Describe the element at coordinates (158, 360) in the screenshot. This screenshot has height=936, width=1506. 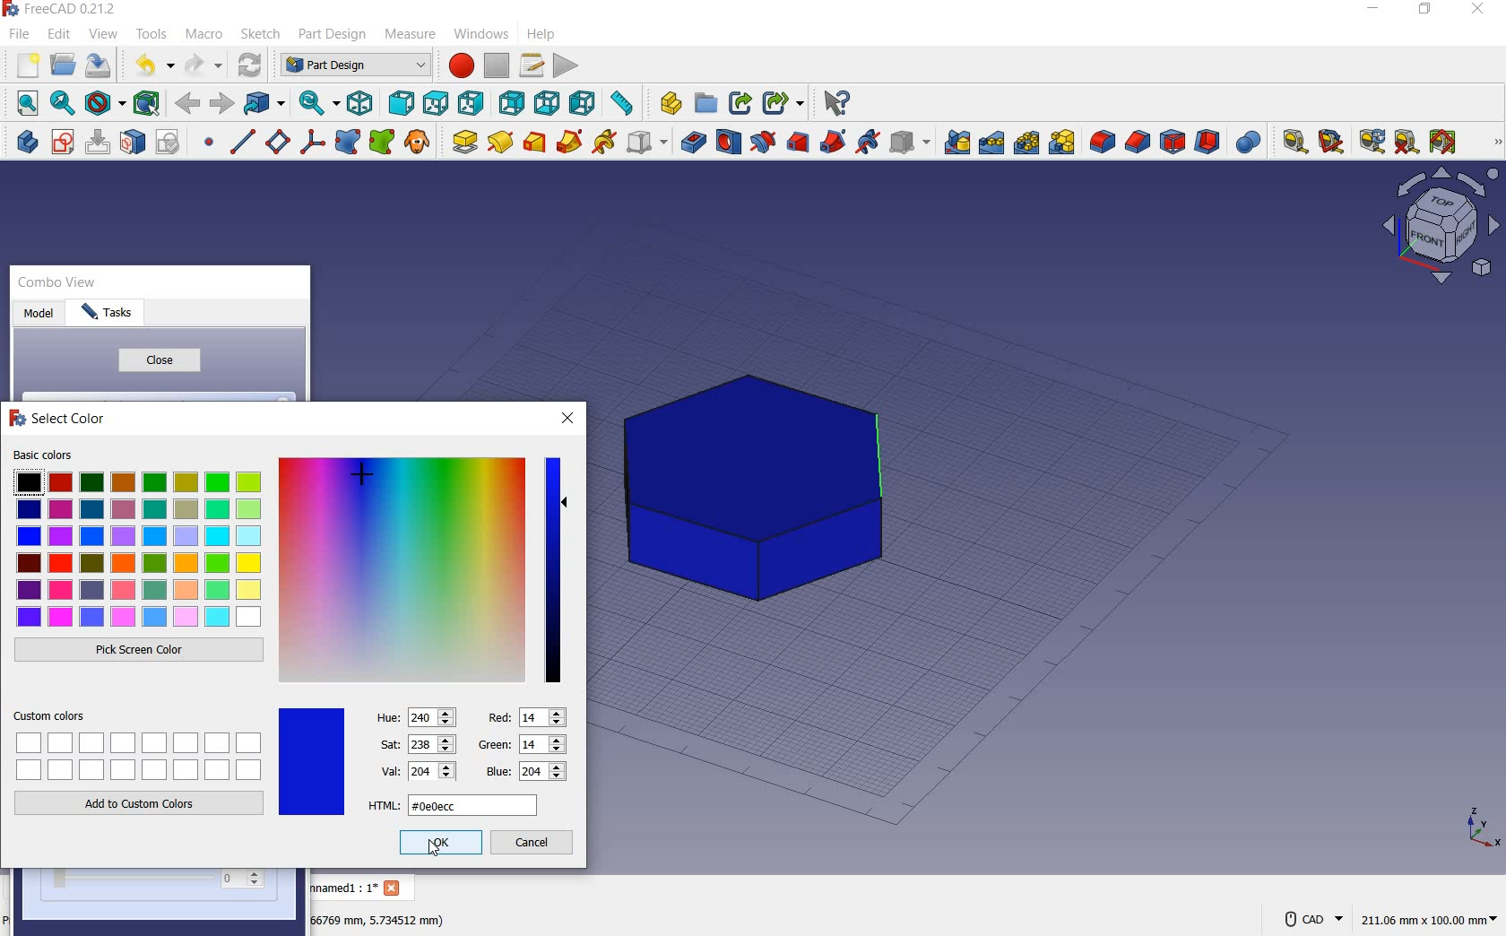
I see `close` at that location.